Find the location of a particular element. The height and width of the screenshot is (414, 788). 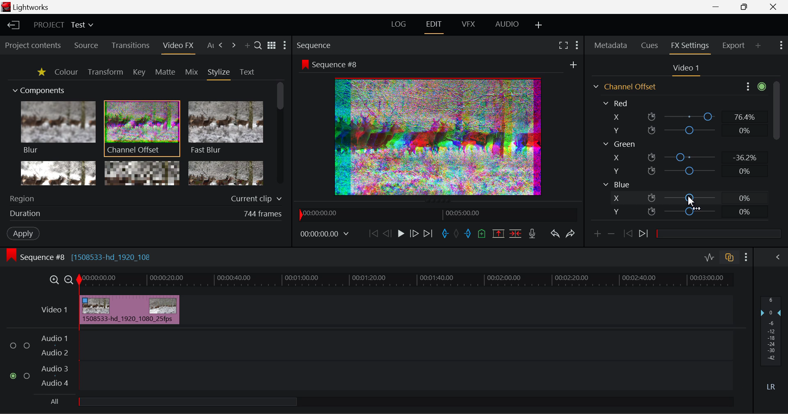

Window Title is located at coordinates (31, 7).